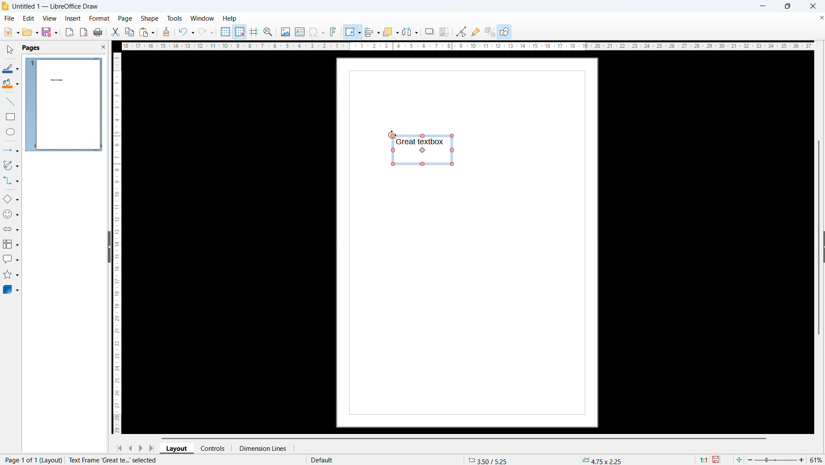  I want to click on controls, so click(214, 448).